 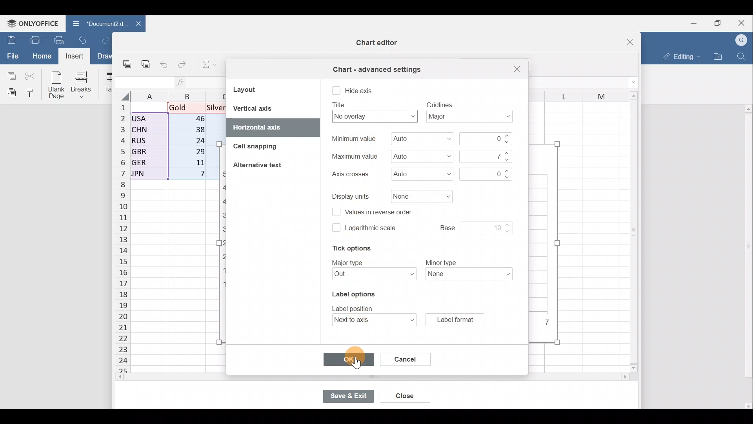 What do you see at coordinates (471, 275) in the screenshot?
I see `Minor type` at bounding box center [471, 275].